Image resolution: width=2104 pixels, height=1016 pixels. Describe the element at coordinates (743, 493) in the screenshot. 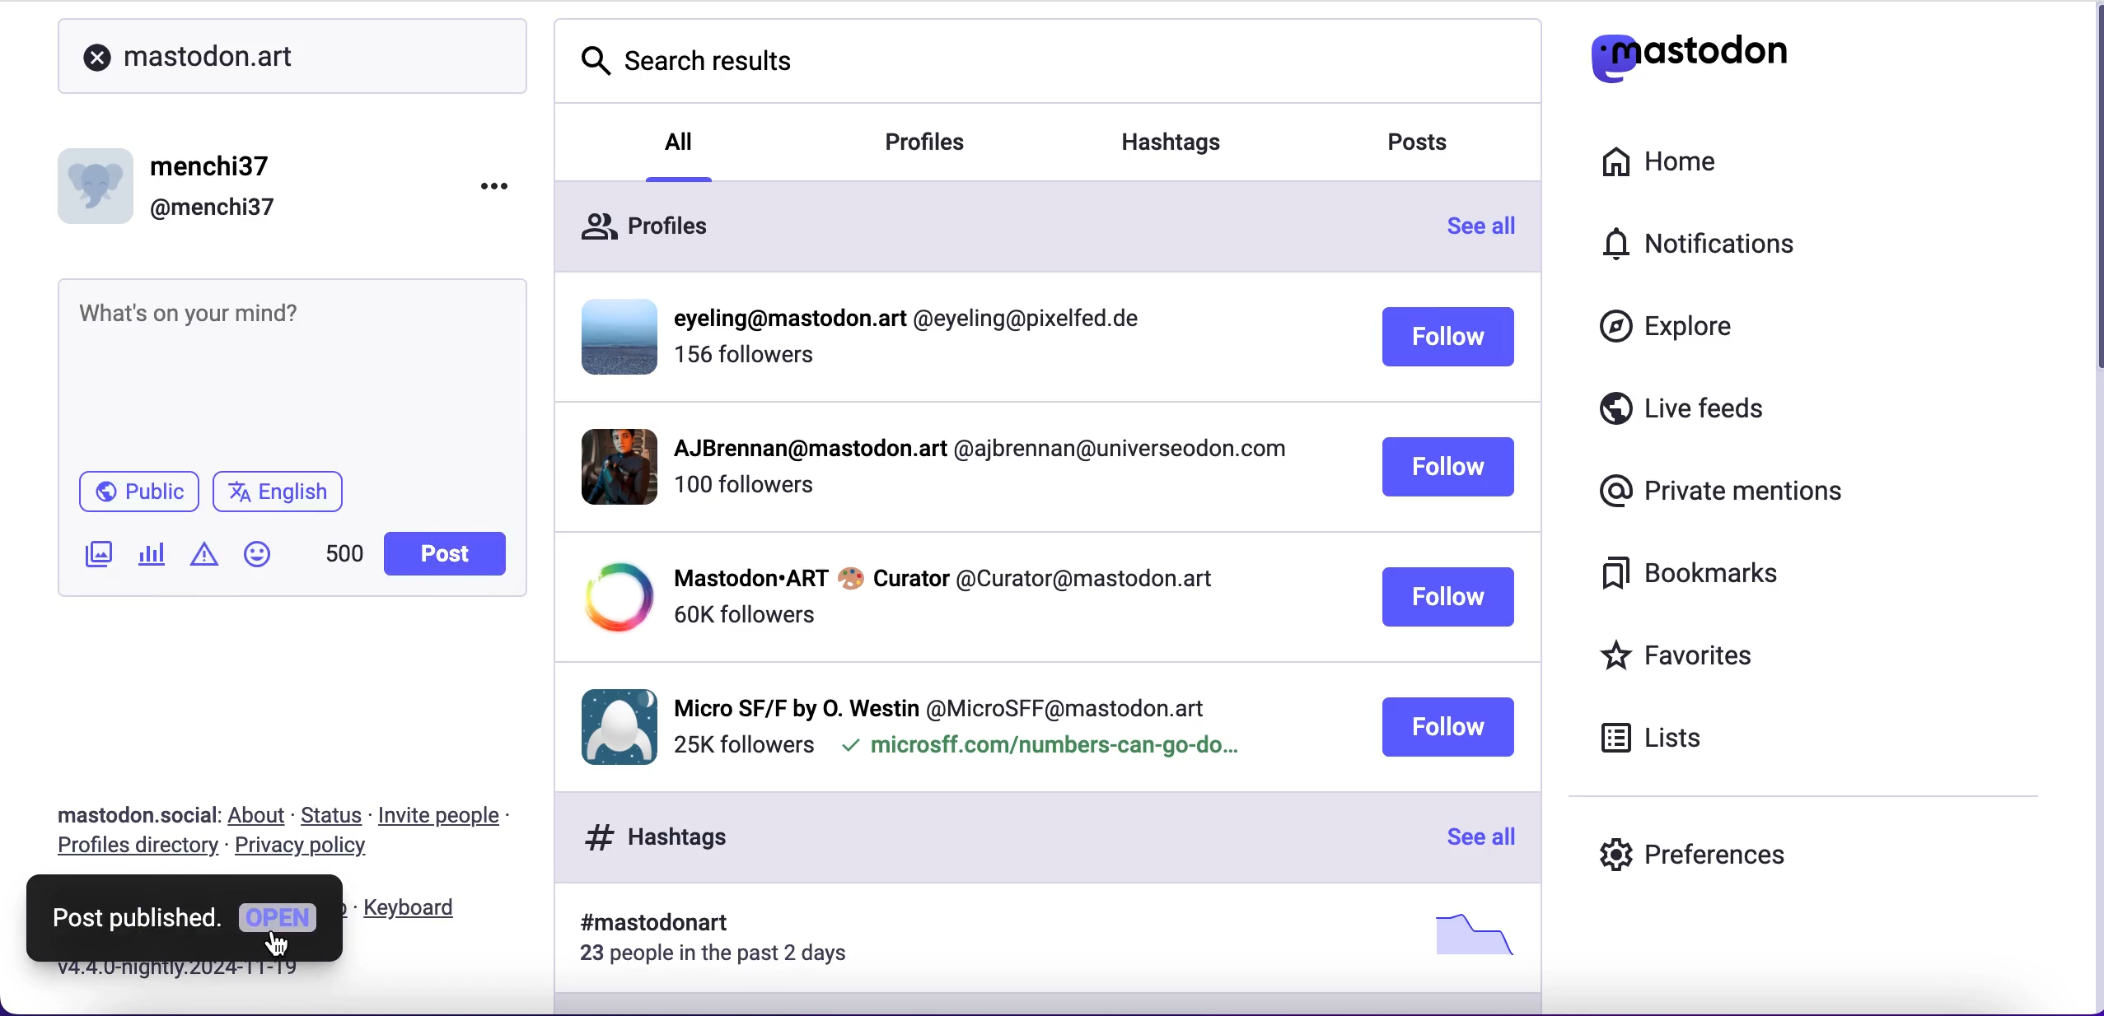

I see `followers` at that location.